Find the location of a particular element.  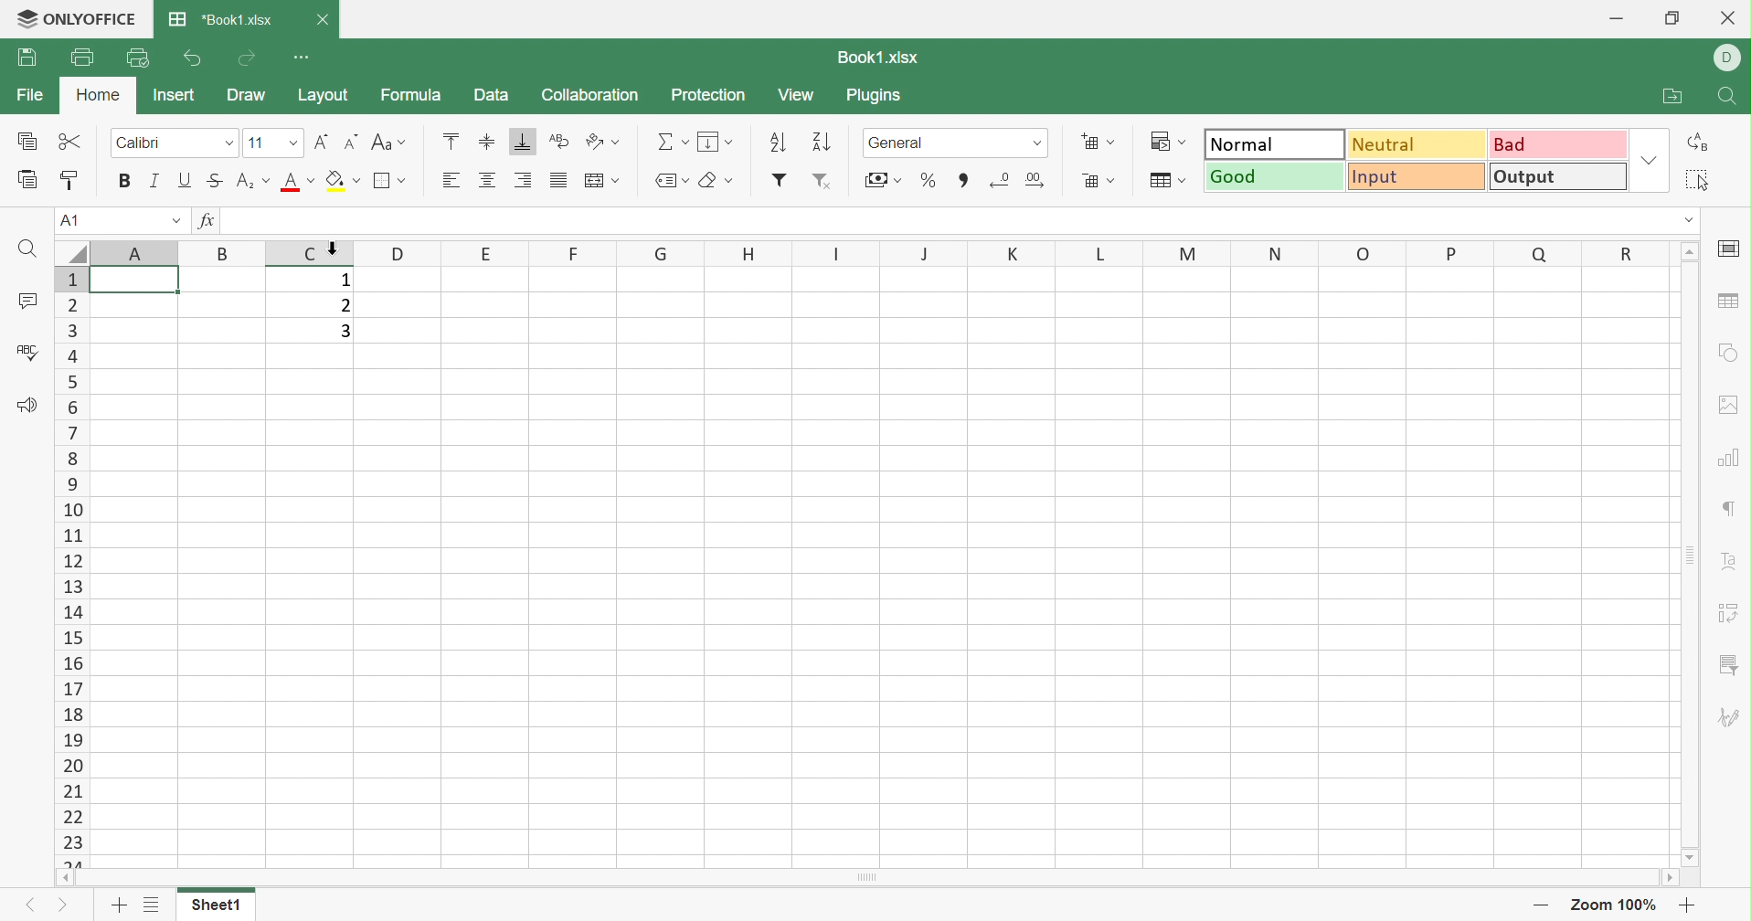

Merge and center is located at coordinates (594, 182).